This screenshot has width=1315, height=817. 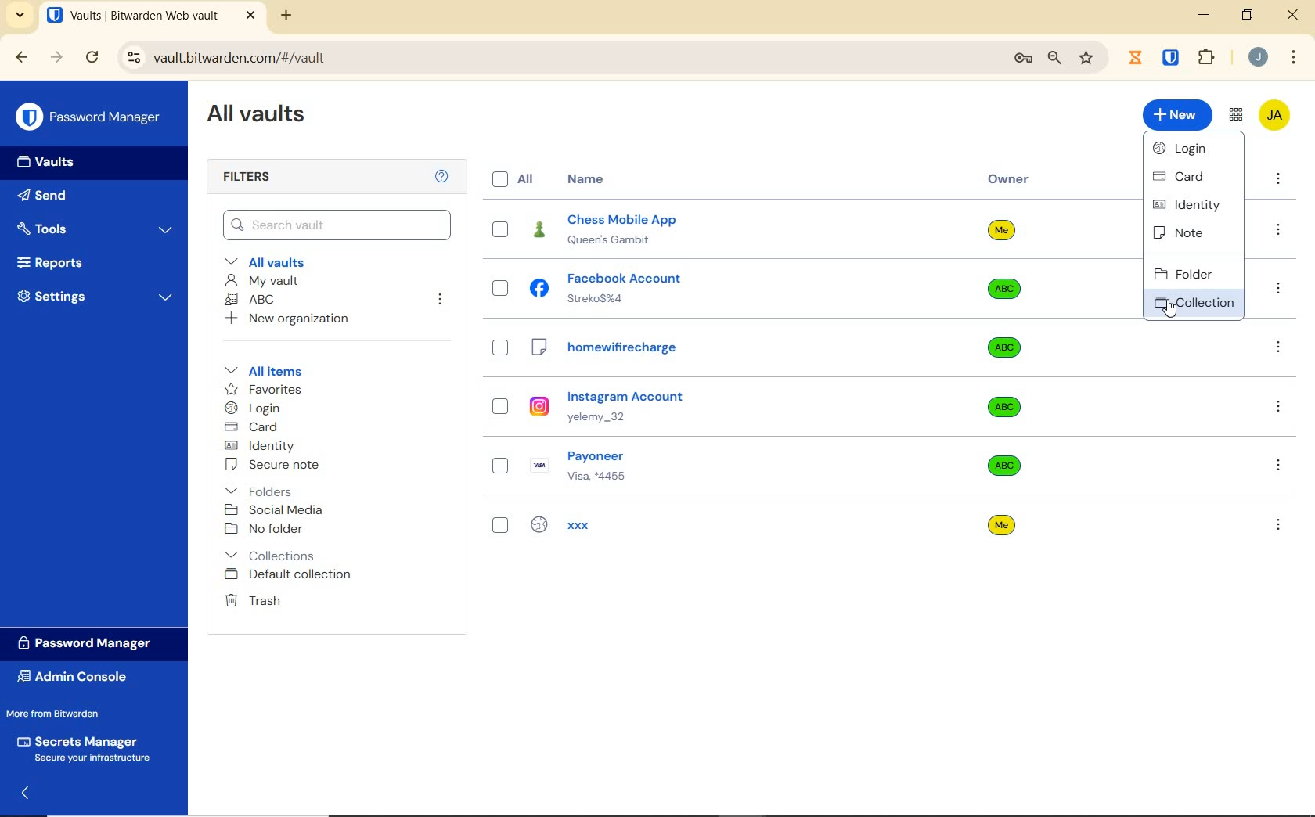 I want to click on Reports, so click(x=59, y=261).